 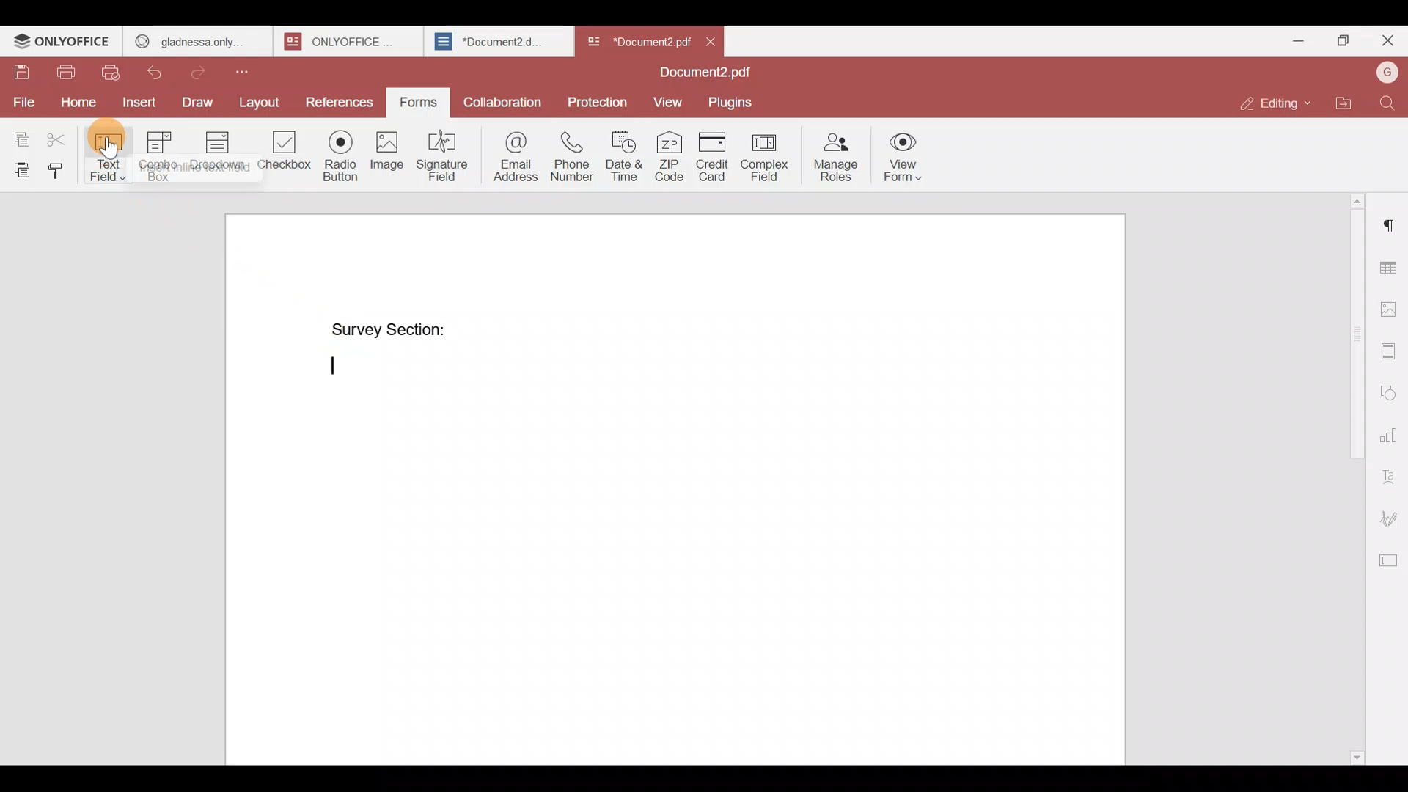 I want to click on Close, so click(x=1387, y=44).